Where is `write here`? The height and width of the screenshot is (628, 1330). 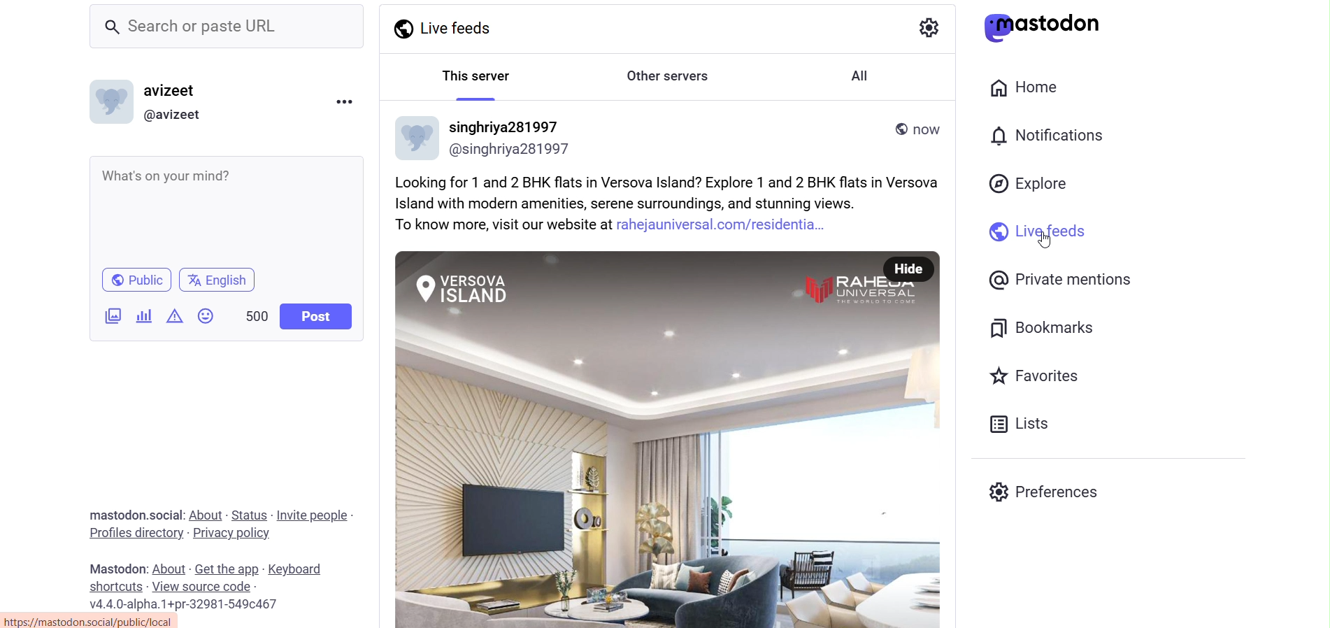 write here is located at coordinates (231, 210).